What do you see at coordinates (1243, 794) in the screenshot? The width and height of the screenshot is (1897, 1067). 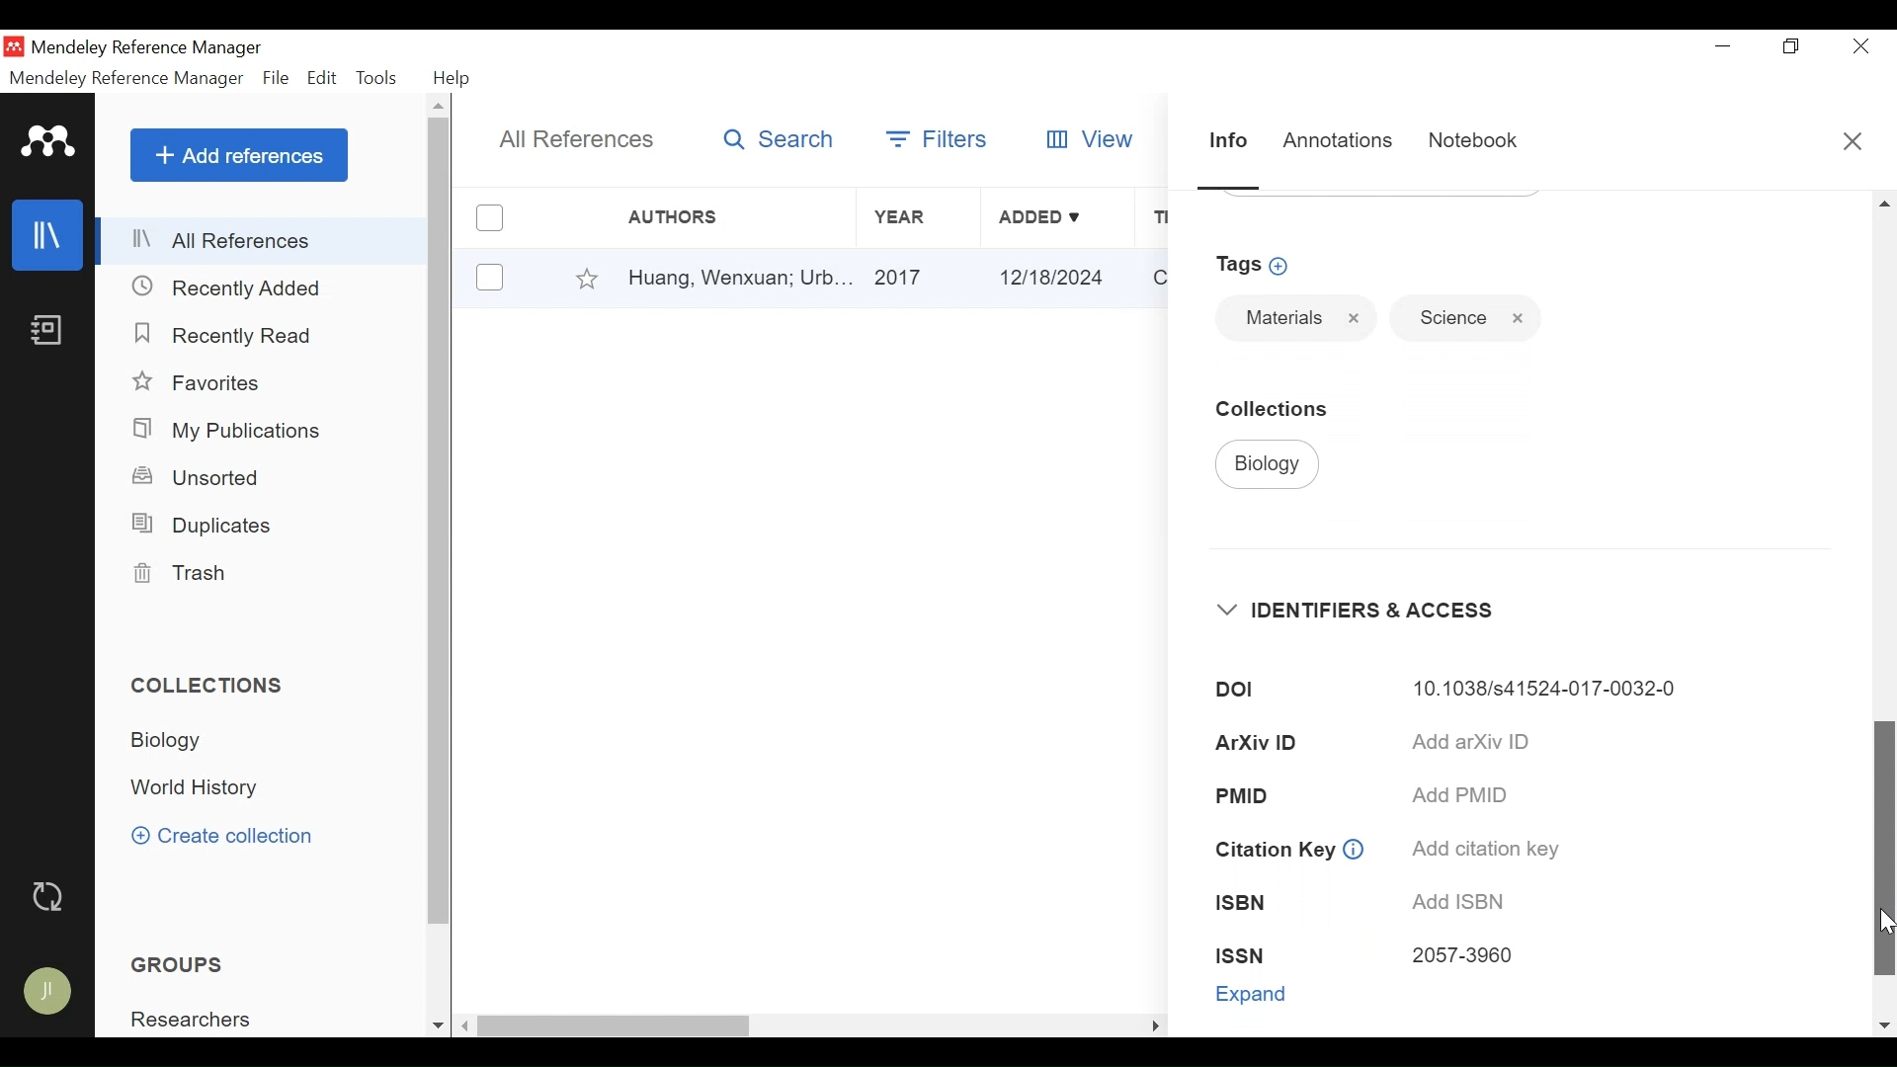 I see `PMID` at bounding box center [1243, 794].